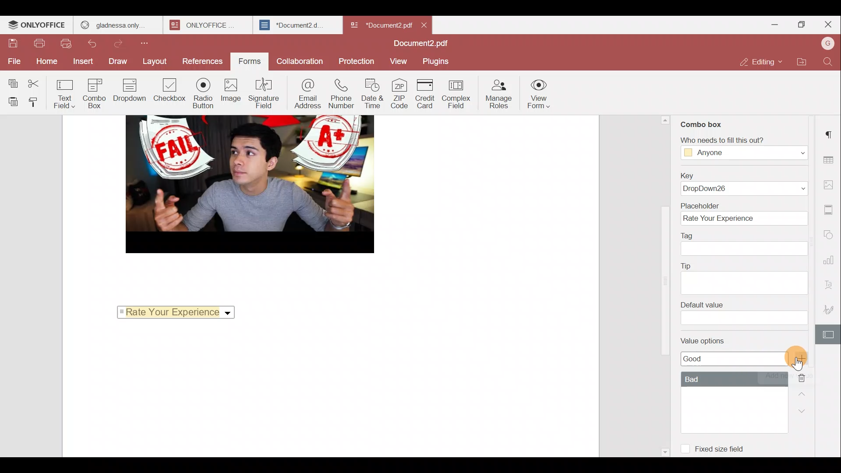  Describe the element at coordinates (828, 64) in the screenshot. I see `Find` at that location.